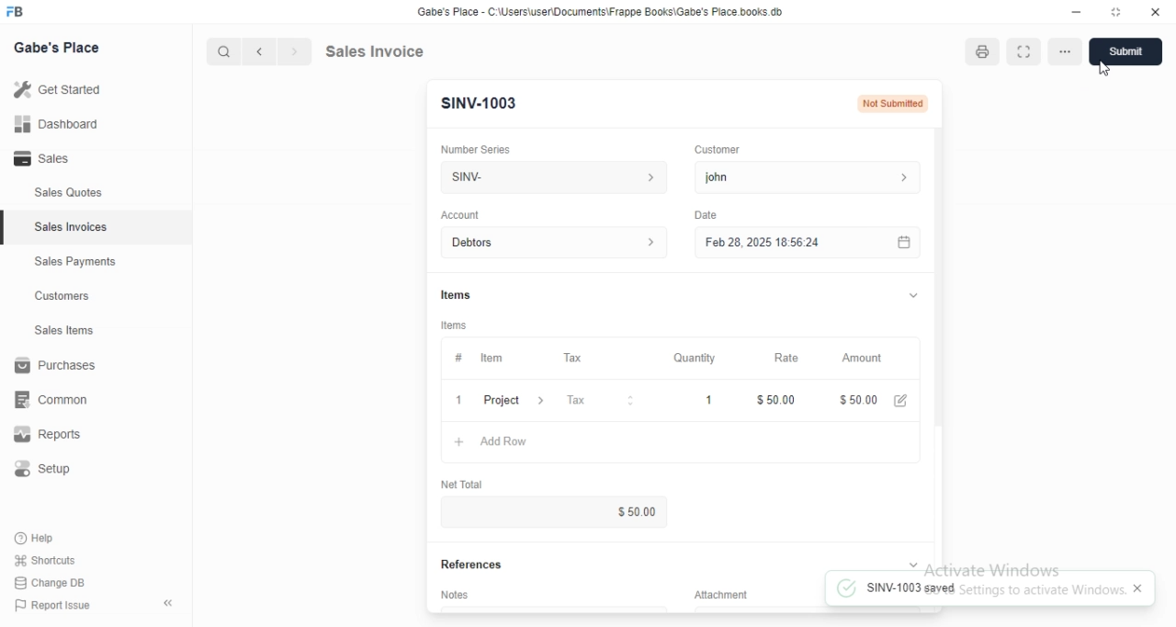 This screenshot has height=627, width=1176. I want to click on expand, so click(1023, 51).